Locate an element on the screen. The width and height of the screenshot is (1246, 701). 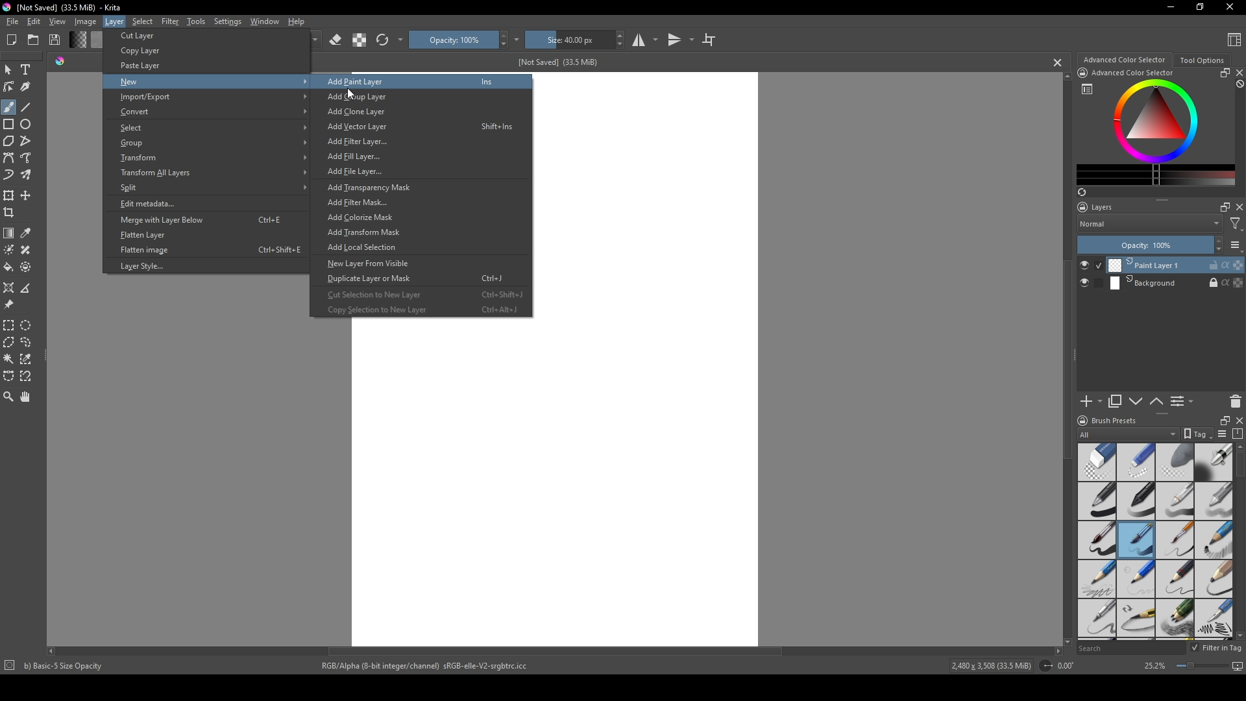
ellipse is located at coordinates (27, 124).